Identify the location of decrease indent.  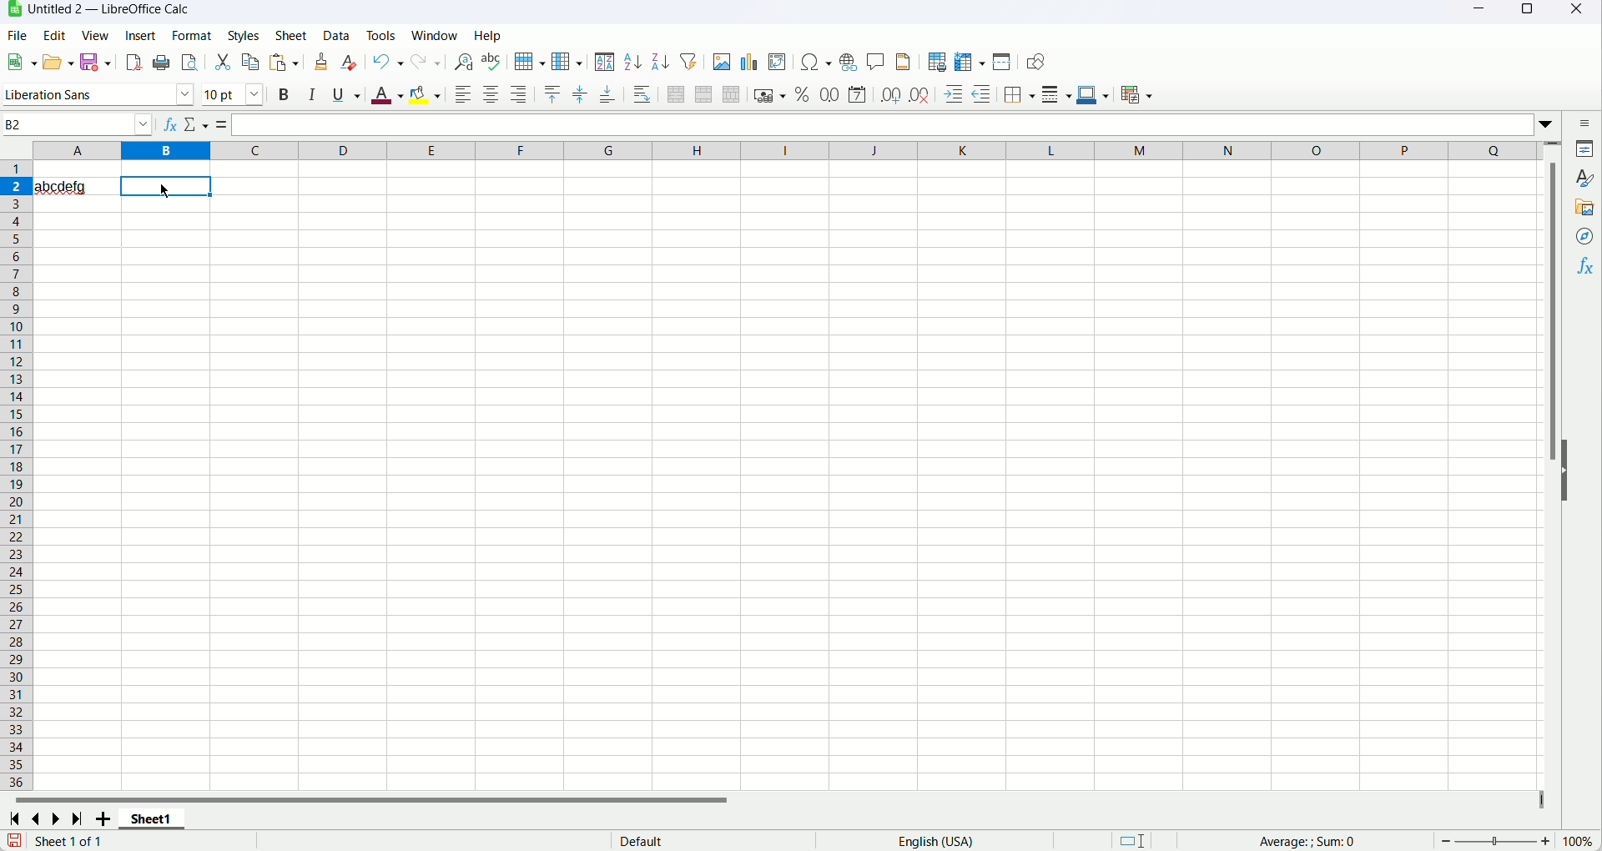
(982, 93).